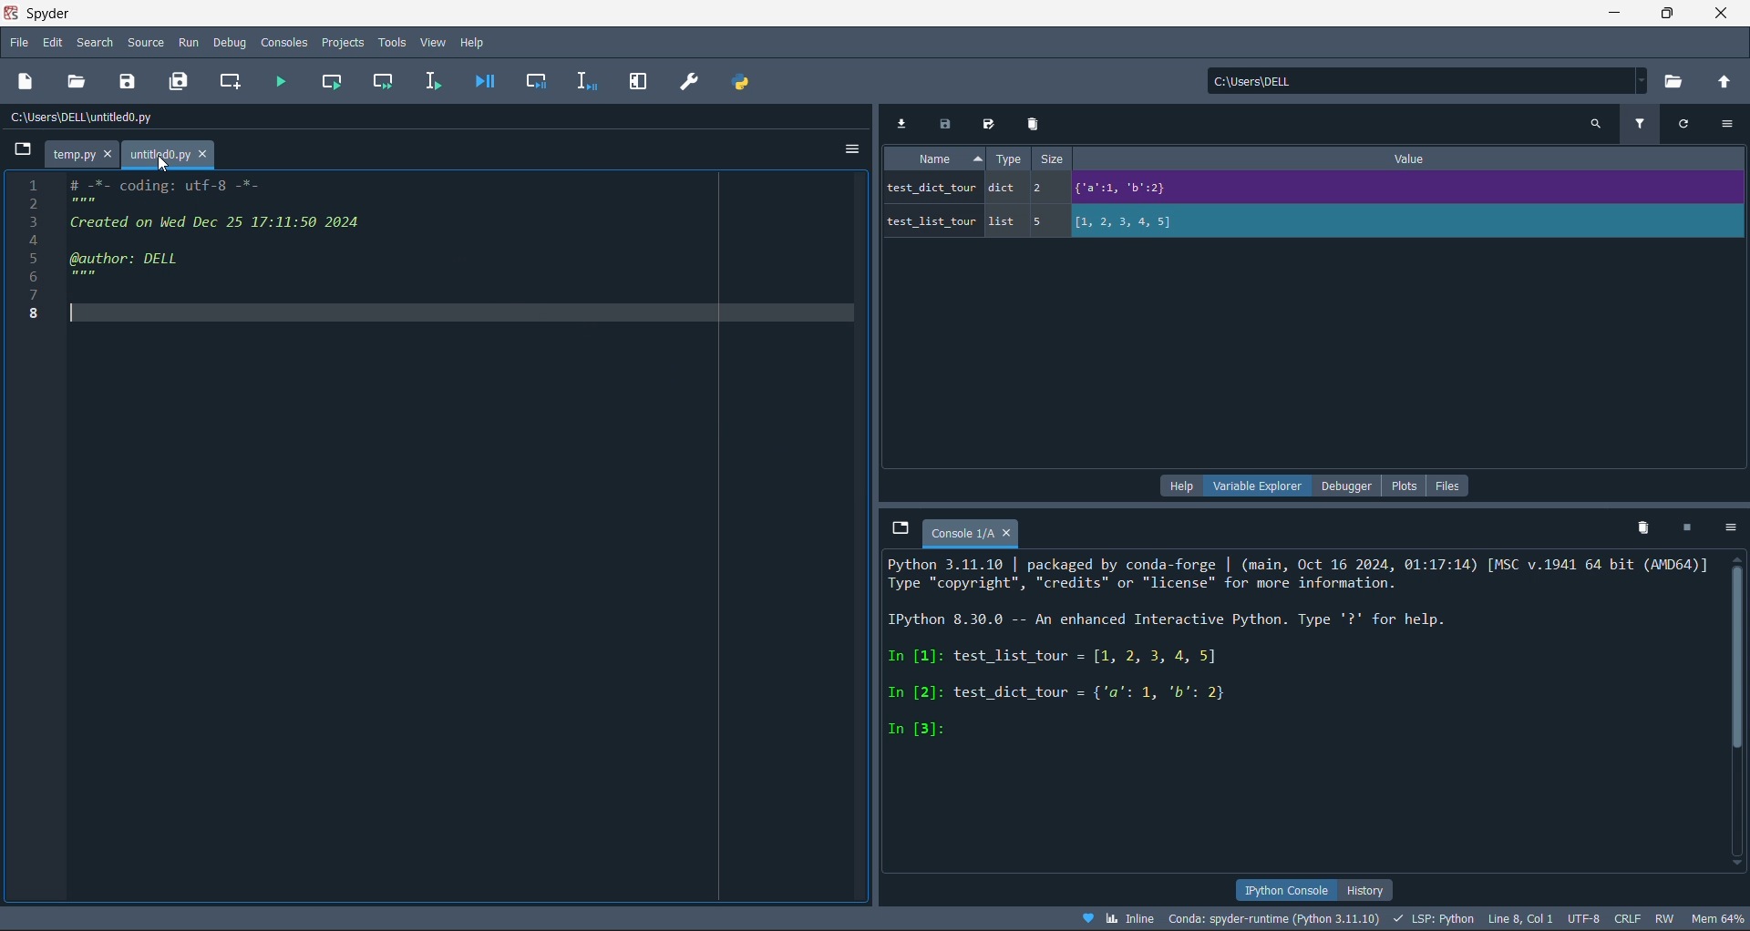  Describe the element at coordinates (840, 147) in the screenshot. I see `options` at that location.